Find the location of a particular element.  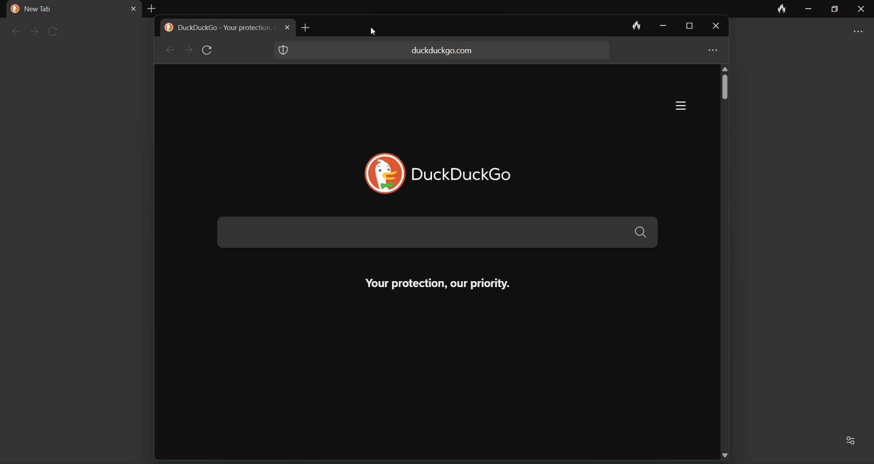

clear data is located at coordinates (783, 9).